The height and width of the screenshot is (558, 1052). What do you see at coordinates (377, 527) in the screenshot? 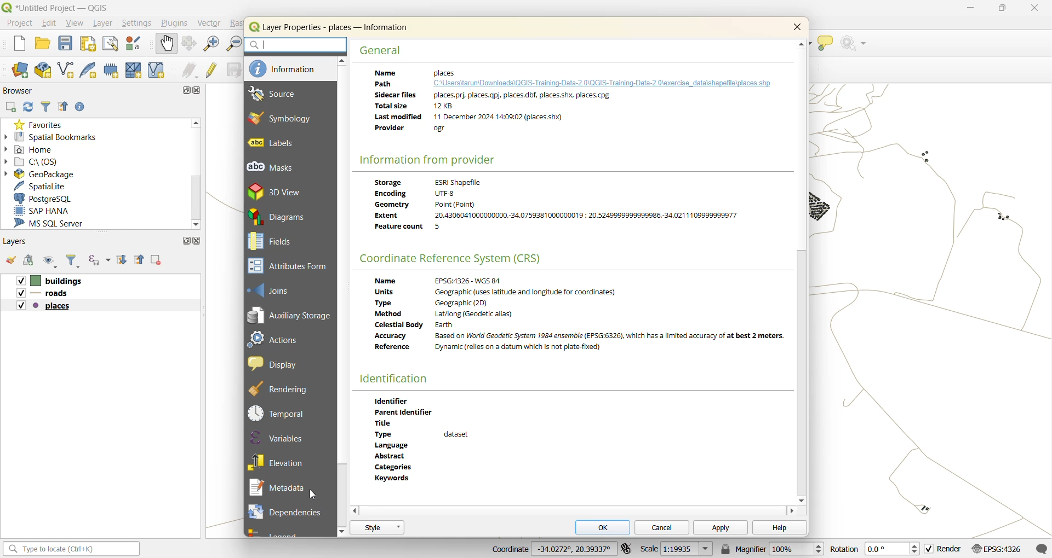
I see `style` at bounding box center [377, 527].